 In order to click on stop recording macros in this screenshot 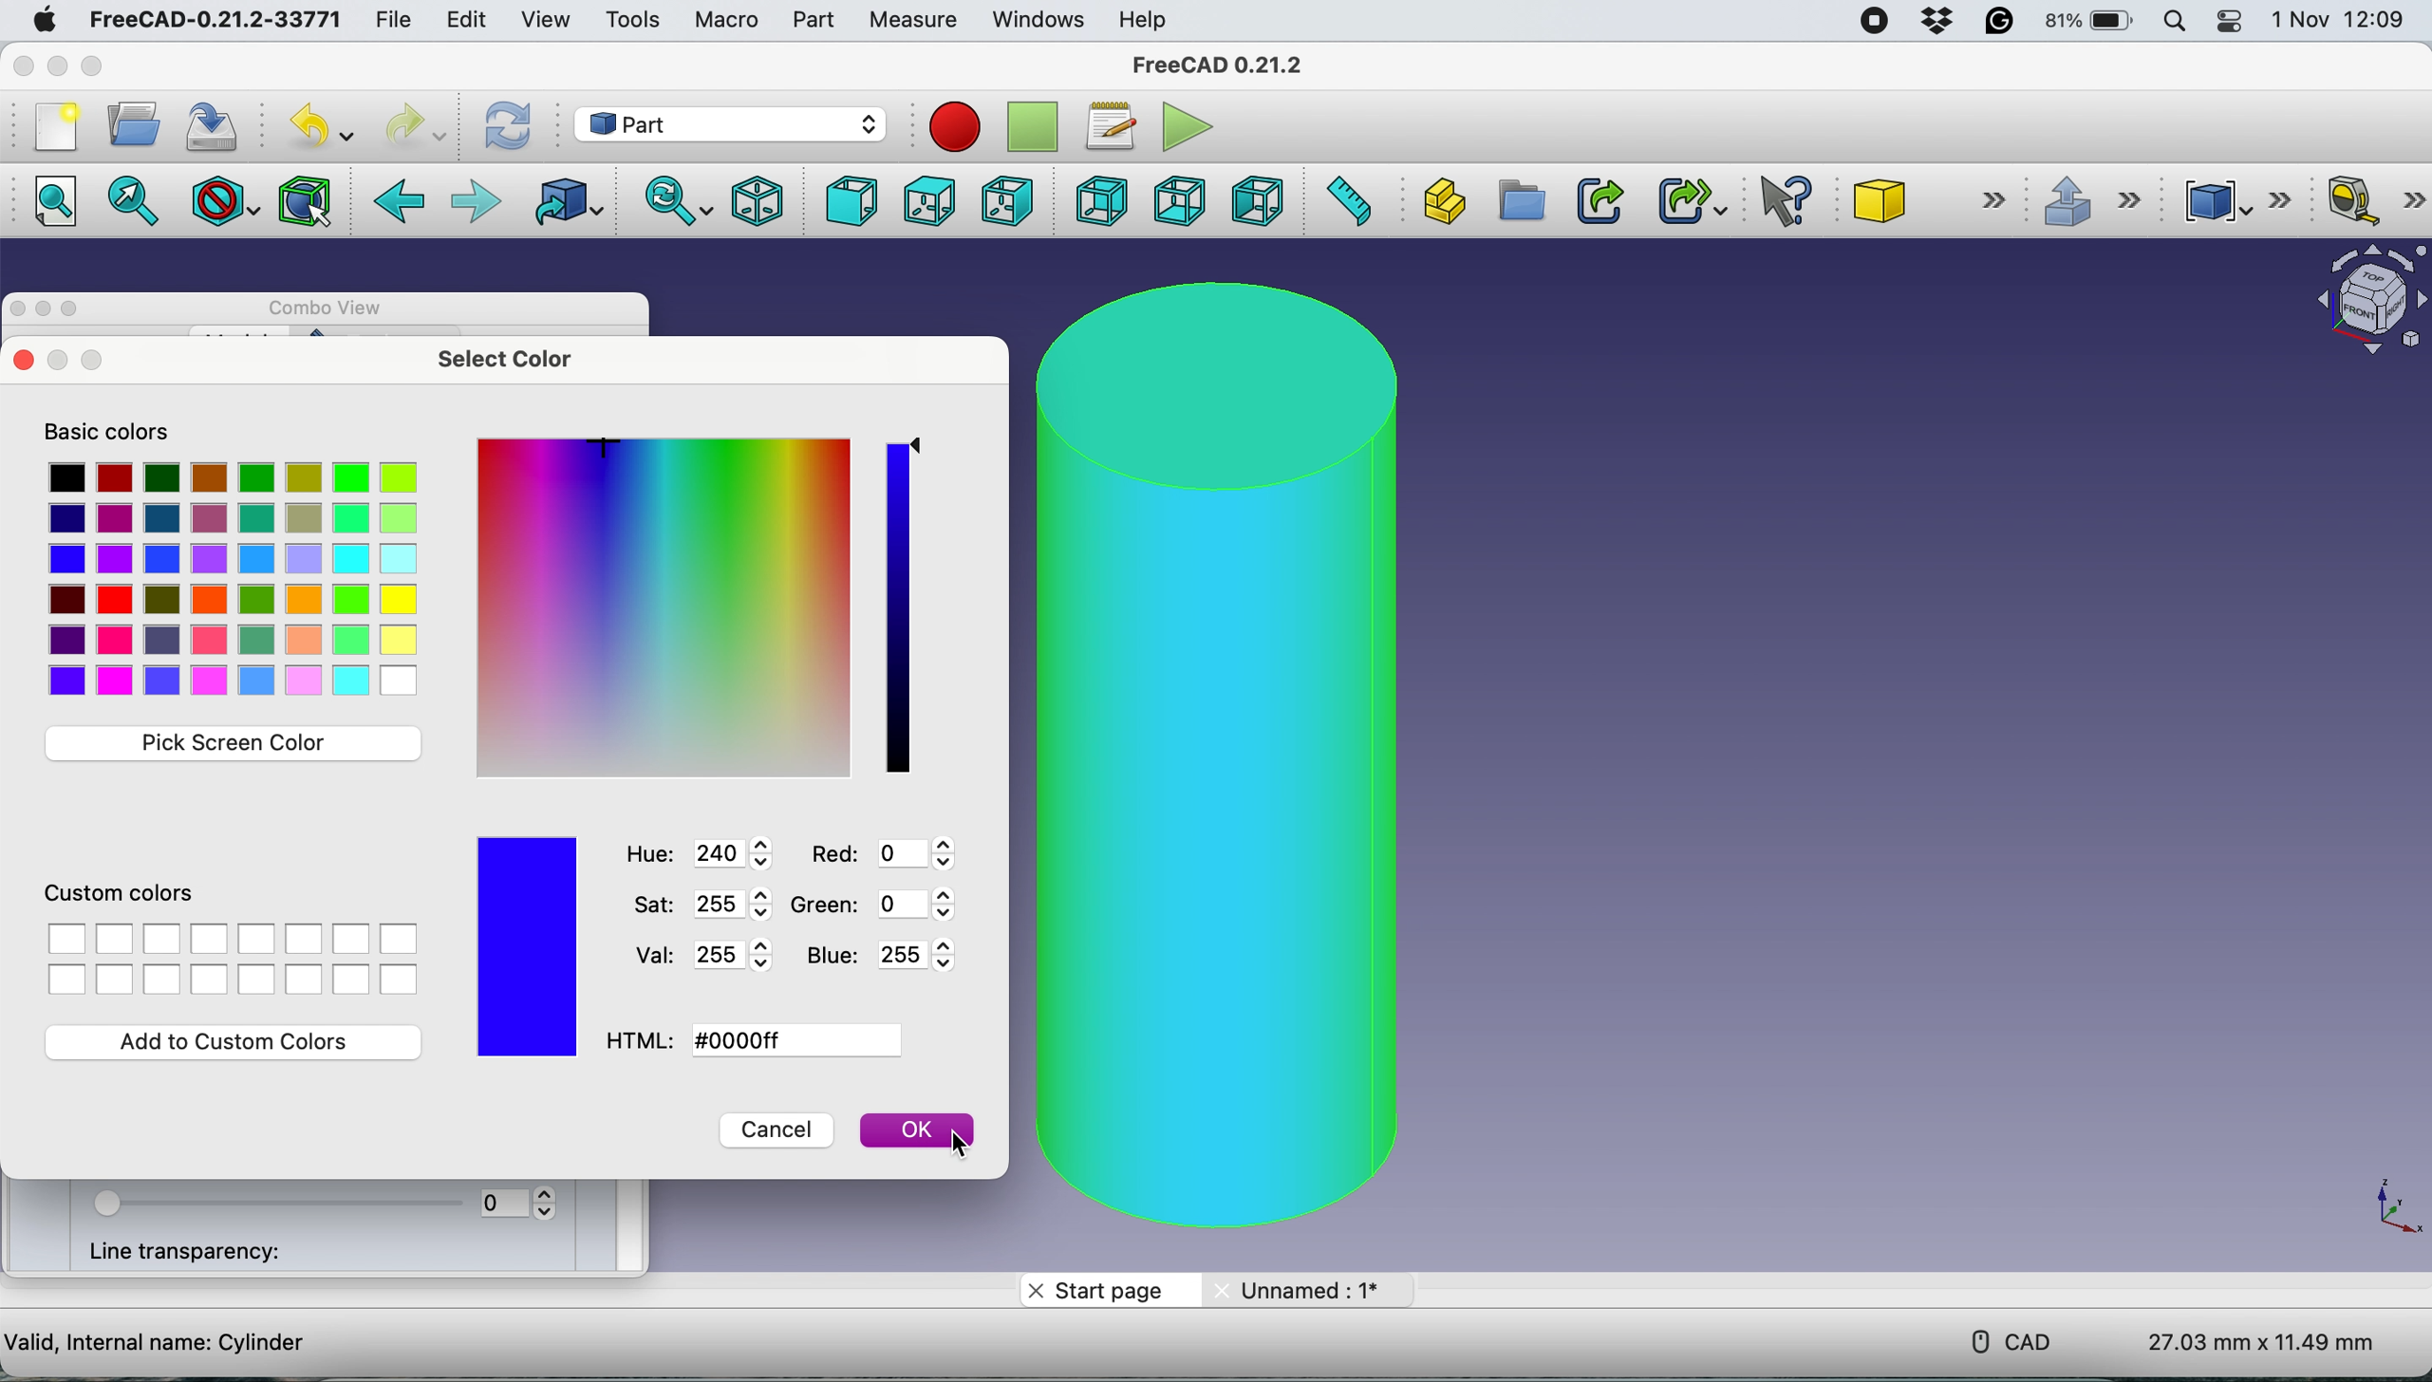, I will do `click(1031, 127)`.